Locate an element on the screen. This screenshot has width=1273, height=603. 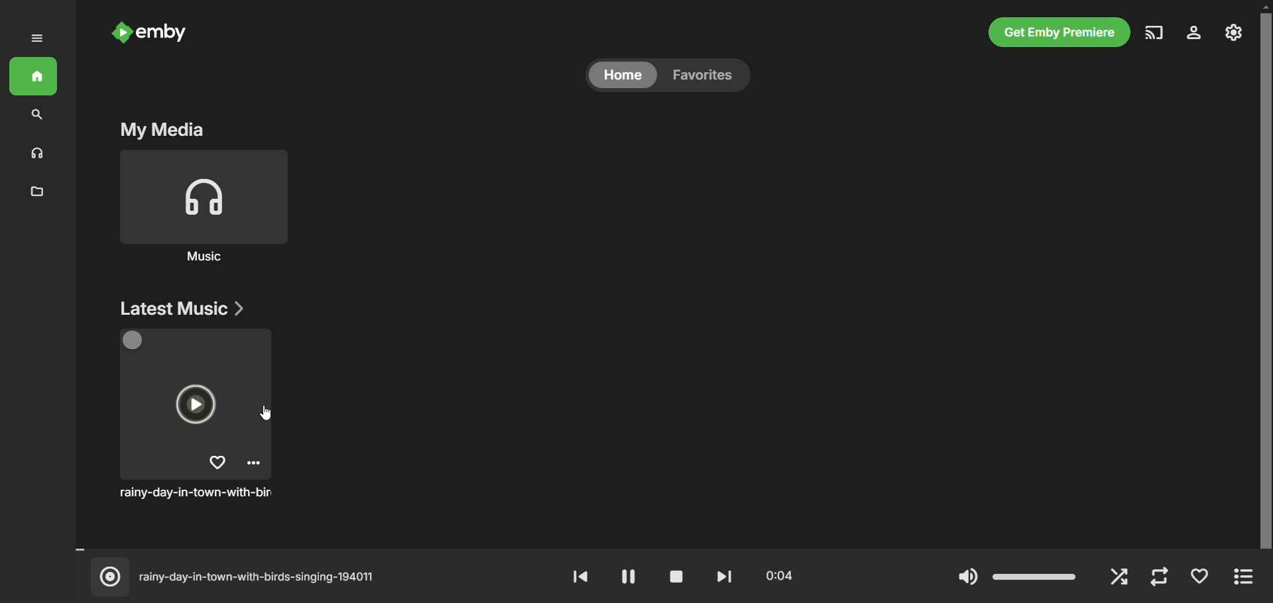
play on another device is located at coordinates (1156, 35).